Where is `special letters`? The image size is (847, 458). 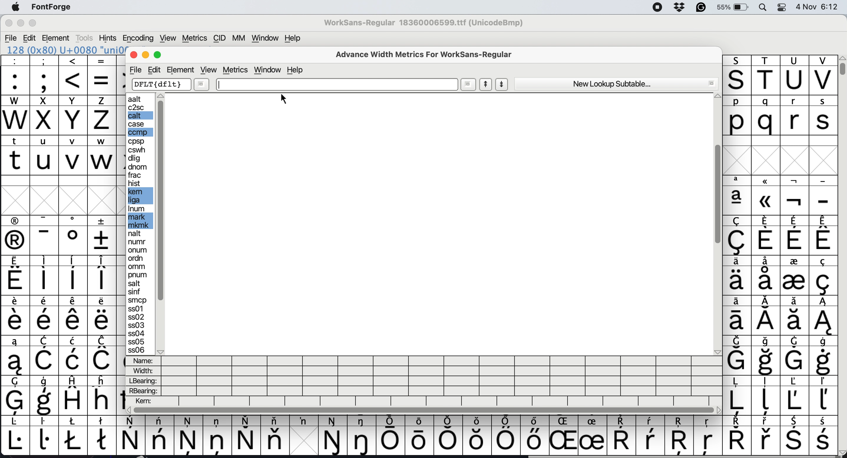
special letters is located at coordinates (419, 441).